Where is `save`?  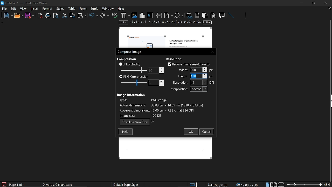 save is located at coordinates (4, 184).